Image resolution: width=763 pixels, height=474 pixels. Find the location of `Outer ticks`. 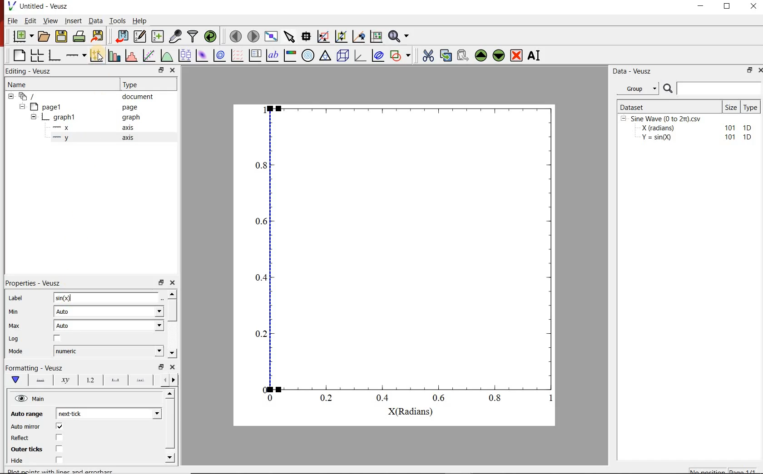

Outer ticks is located at coordinates (25, 449).